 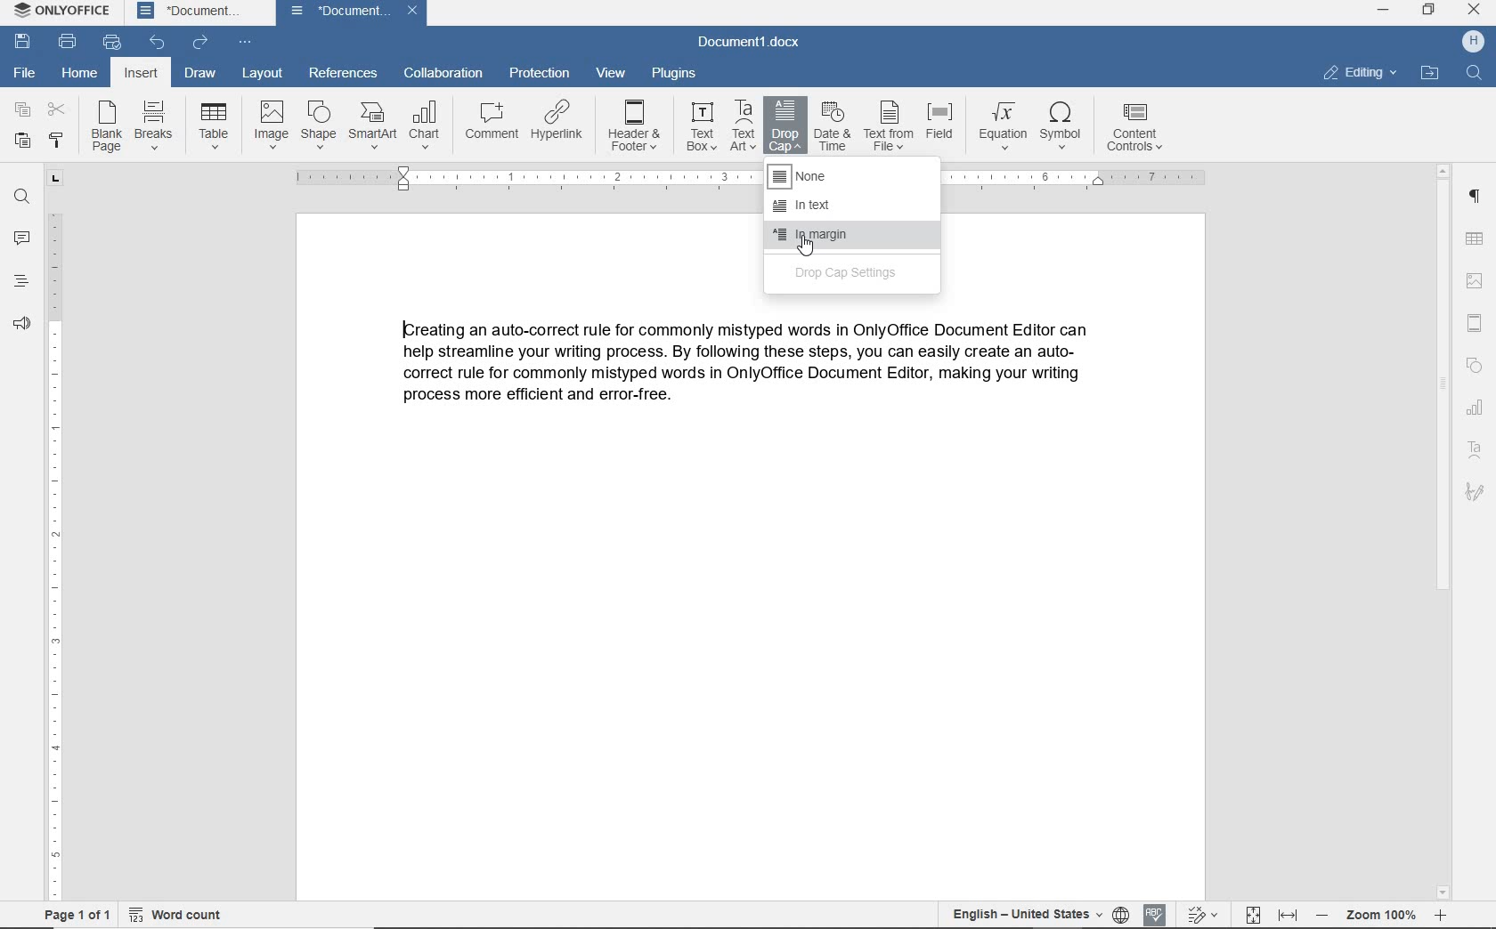 What do you see at coordinates (441, 77) in the screenshot?
I see `collaboration` at bounding box center [441, 77].